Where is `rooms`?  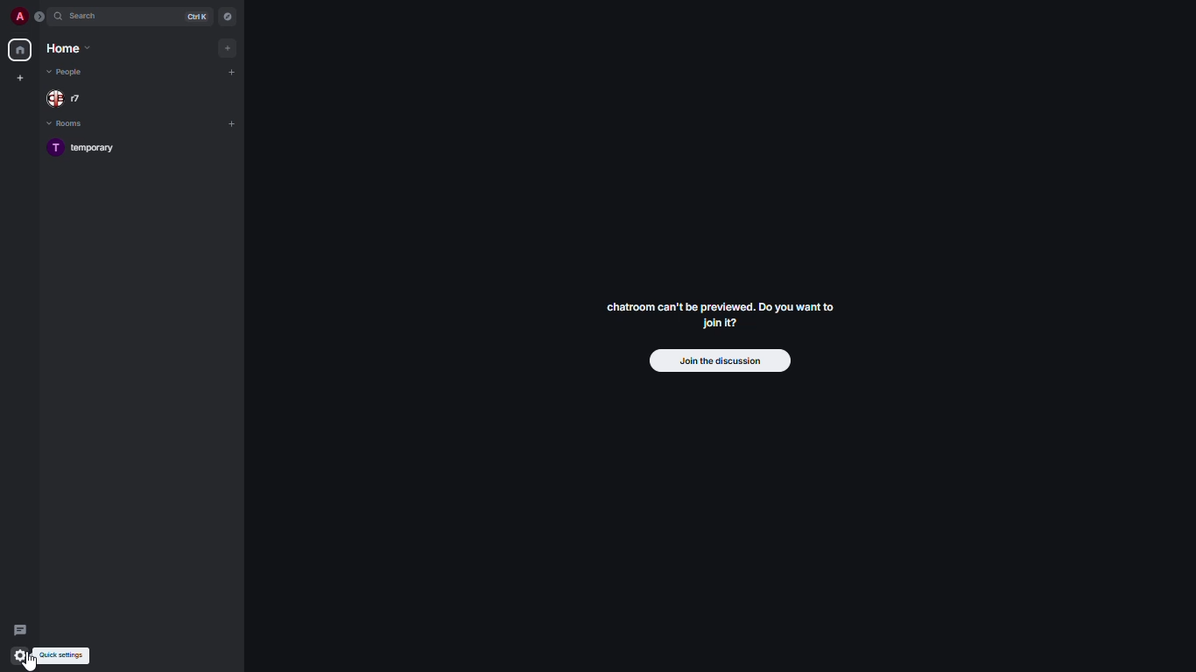
rooms is located at coordinates (70, 122).